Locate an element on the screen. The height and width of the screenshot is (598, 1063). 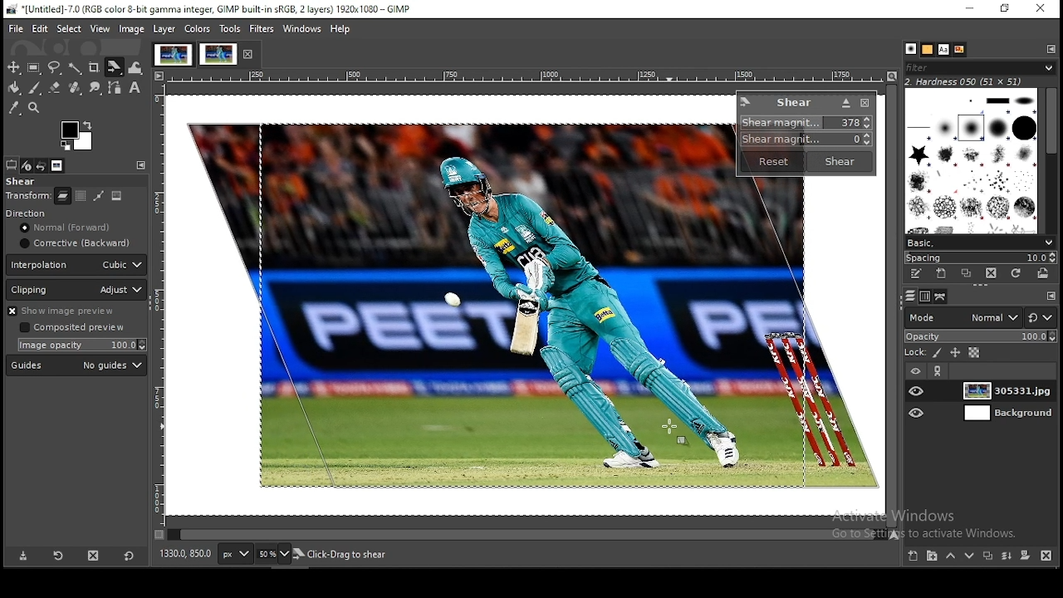
warp transform is located at coordinates (139, 68).